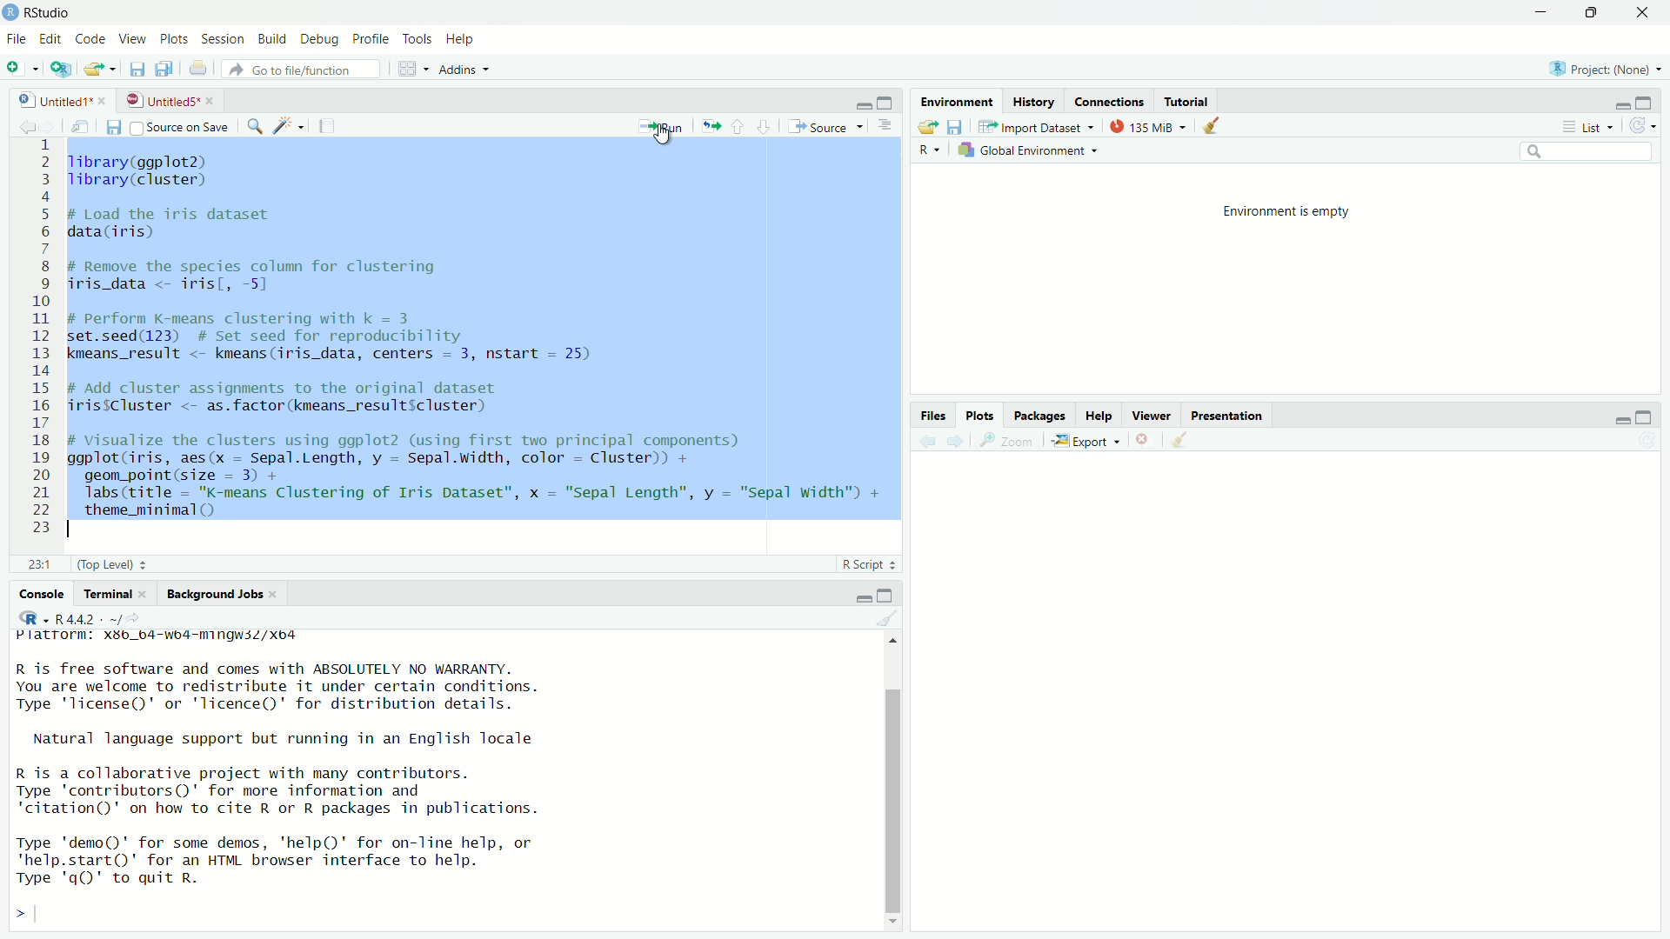 The width and height of the screenshot is (1670, 939). Describe the element at coordinates (1042, 414) in the screenshot. I see `packages` at that location.